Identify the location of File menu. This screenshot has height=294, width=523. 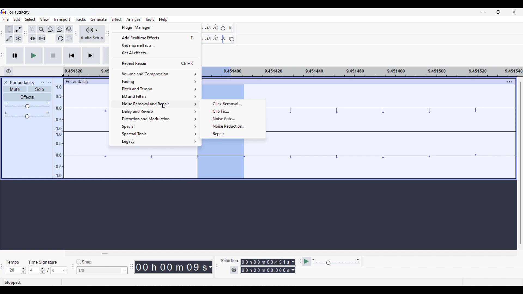
(6, 19).